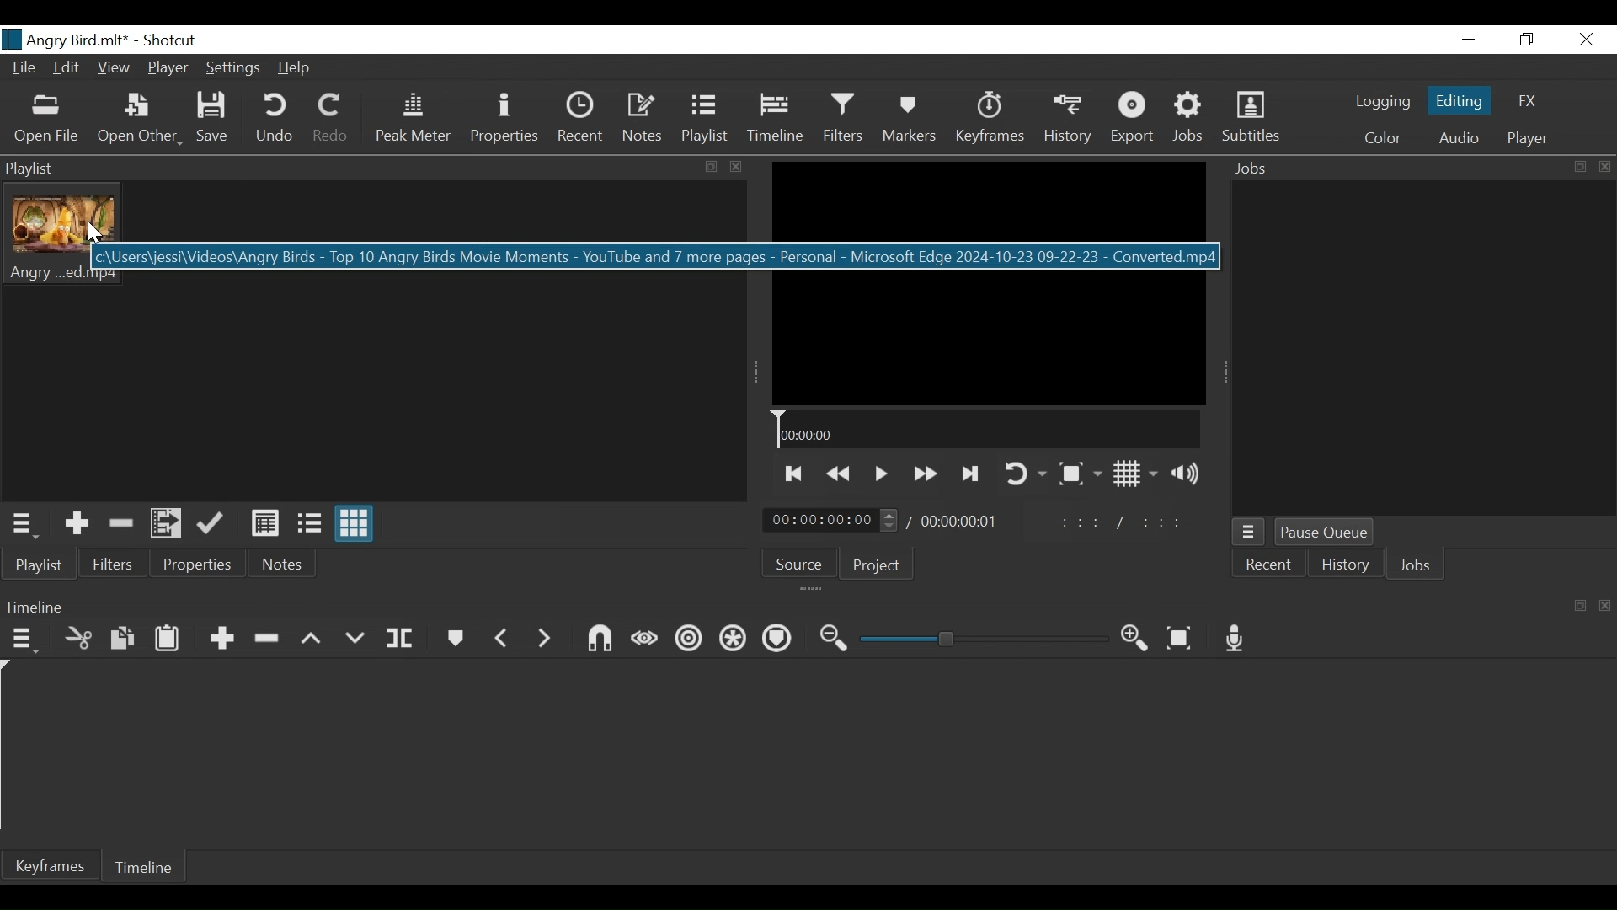 Image resolution: width=1617 pixels, height=910 pixels. I want to click on Skip to the next point, so click(791, 475).